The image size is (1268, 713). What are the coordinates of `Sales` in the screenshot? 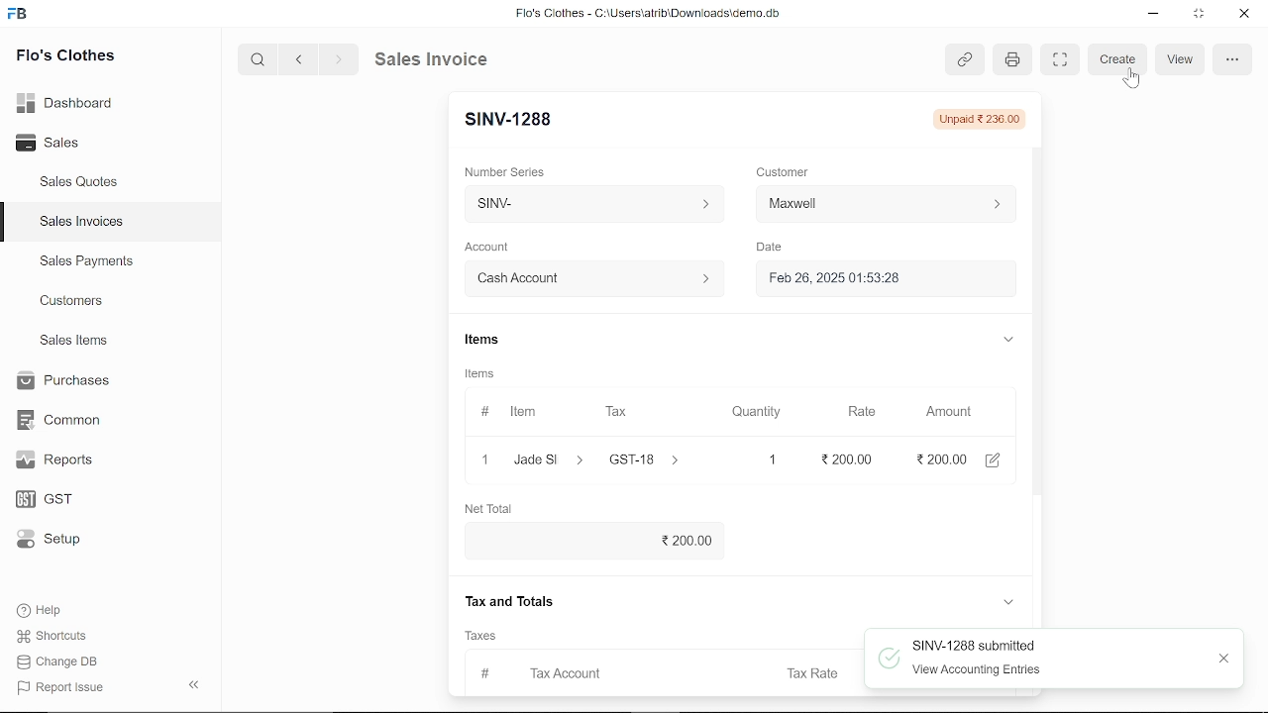 It's located at (69, 144).